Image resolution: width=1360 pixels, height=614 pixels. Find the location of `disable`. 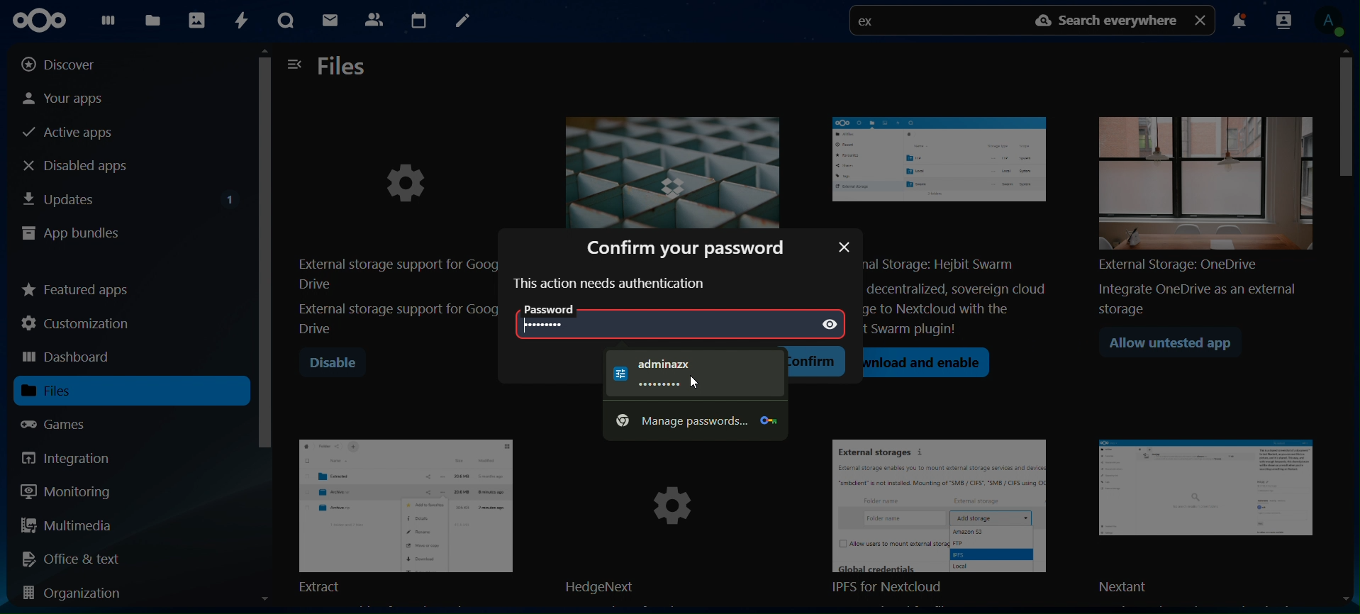

disable is located at coordinates (333, 364).